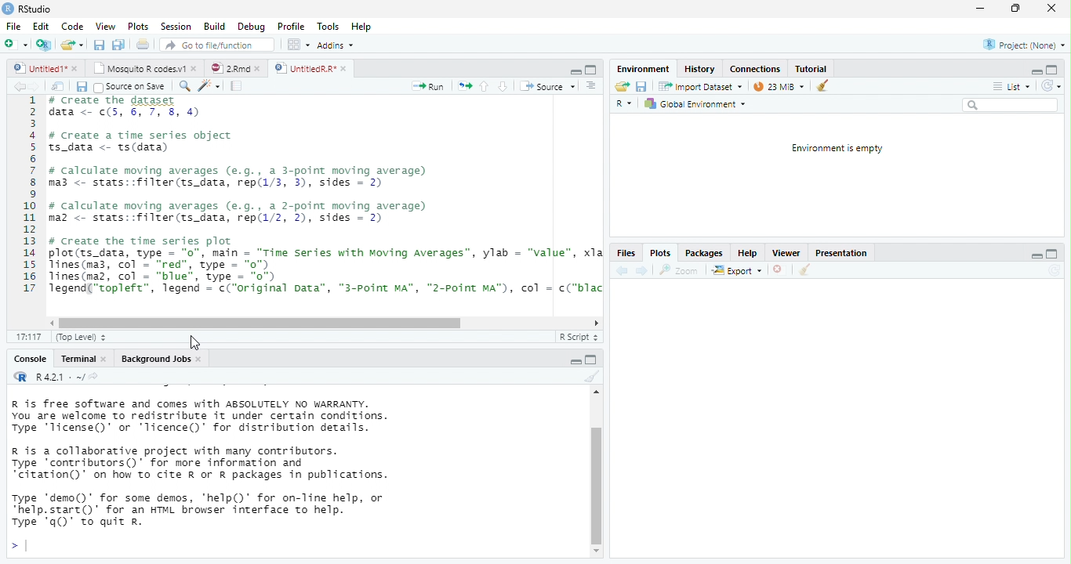 The width and height of the screenshot is (1071, 564). Describe the element at coordinates (129, 87) in the screenshot. I see `Source on Save` at that location.